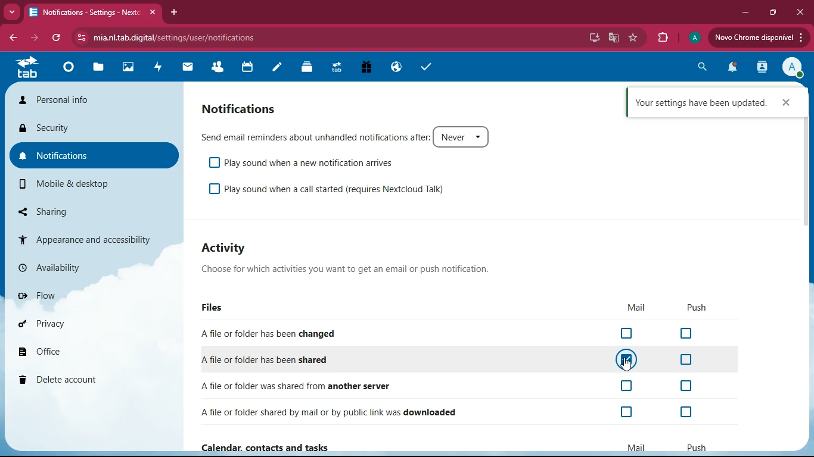 The image size is (814, 457). Describe the element at coordinates (758, 37) in the screenshot. I see `update` at that location.